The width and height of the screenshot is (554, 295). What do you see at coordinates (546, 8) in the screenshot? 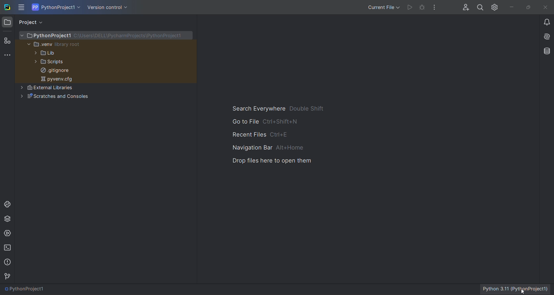
I see `close` at bounding box center [546, 8].